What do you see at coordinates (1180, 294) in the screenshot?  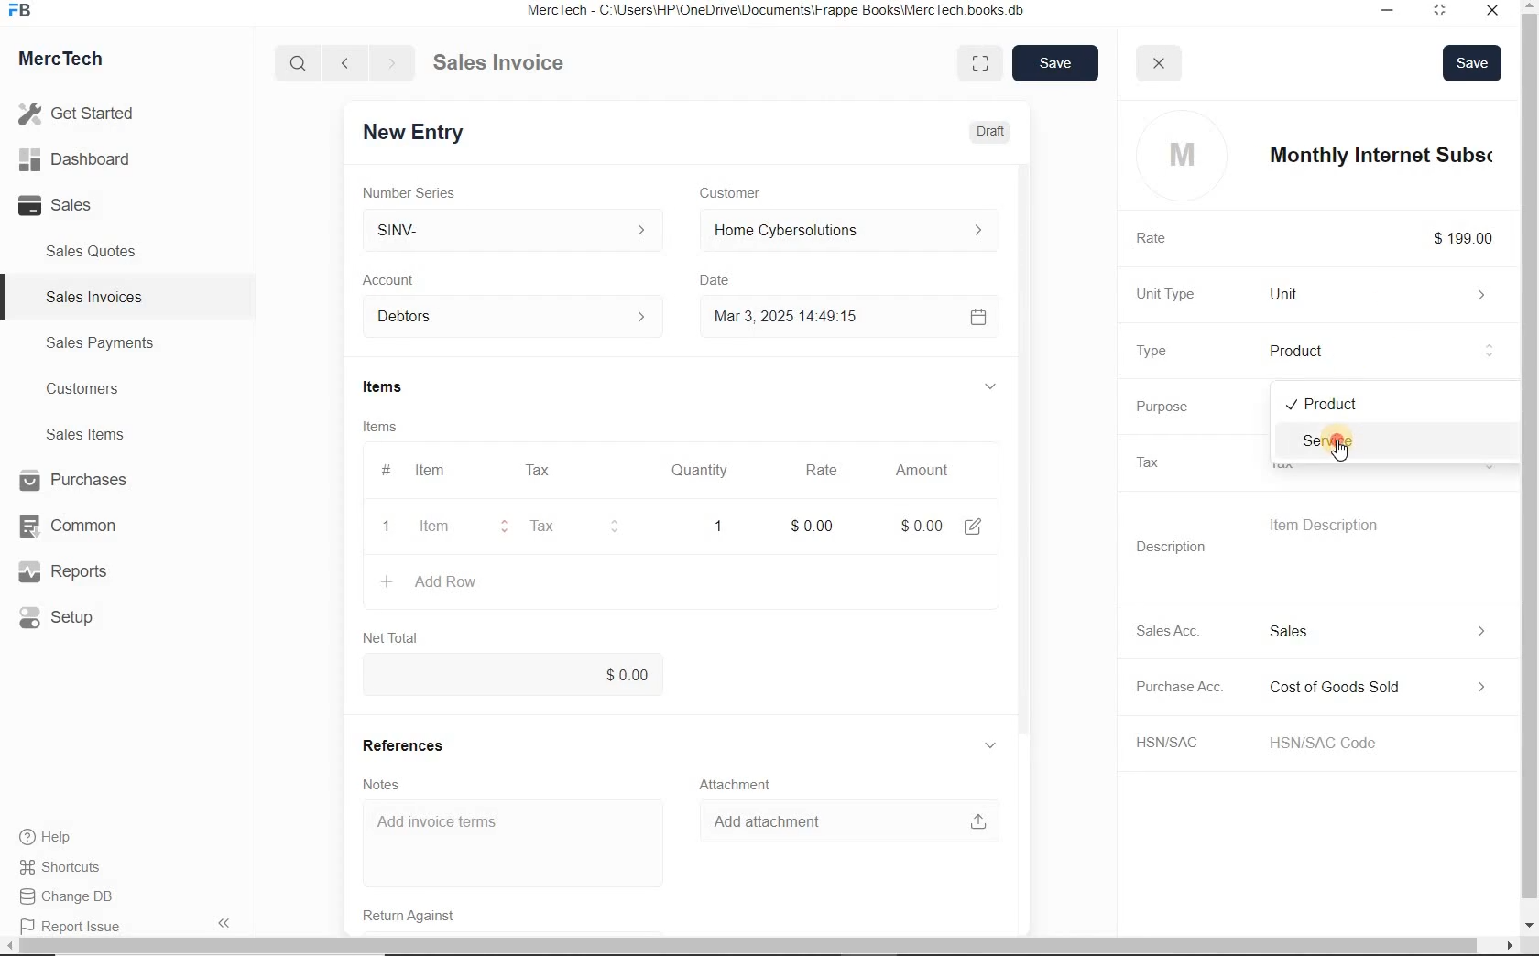 I see `Unit Type` at bounding box center [1180, 294].